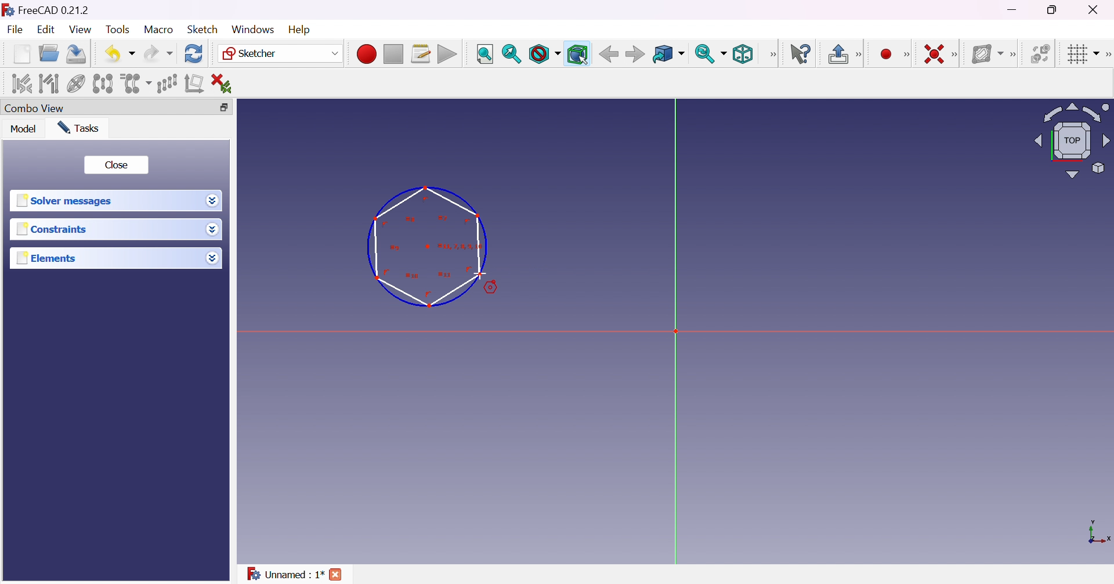 Image resolution: width=1114 pixels, height=584 pixels. Describe the element at coordinates (636, 53) in the screenshot. I see `Forward` at that location.